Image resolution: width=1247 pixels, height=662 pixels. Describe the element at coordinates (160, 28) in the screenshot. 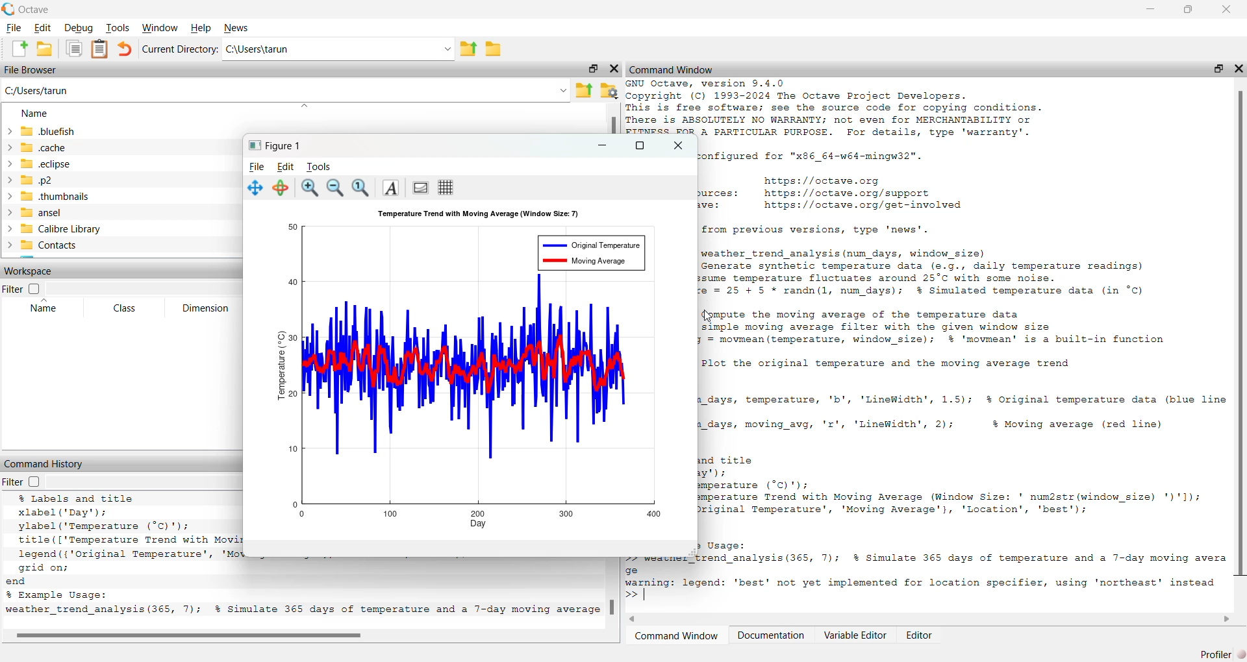

I see `Windows` at that location.